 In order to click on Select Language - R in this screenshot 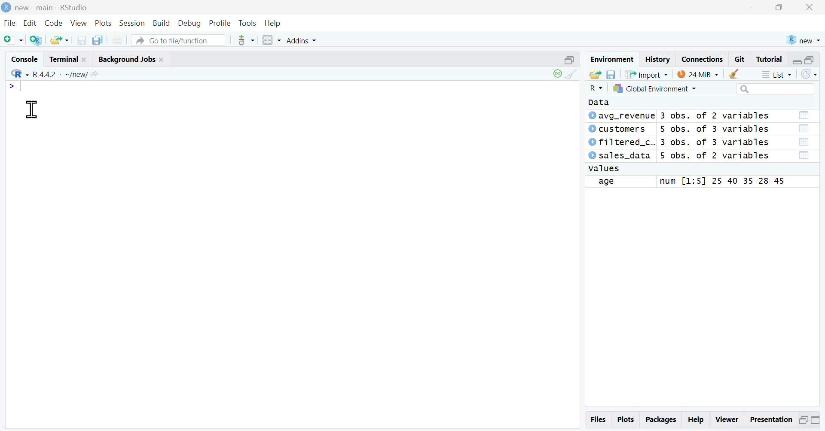, I will do `click(596, 88)`.